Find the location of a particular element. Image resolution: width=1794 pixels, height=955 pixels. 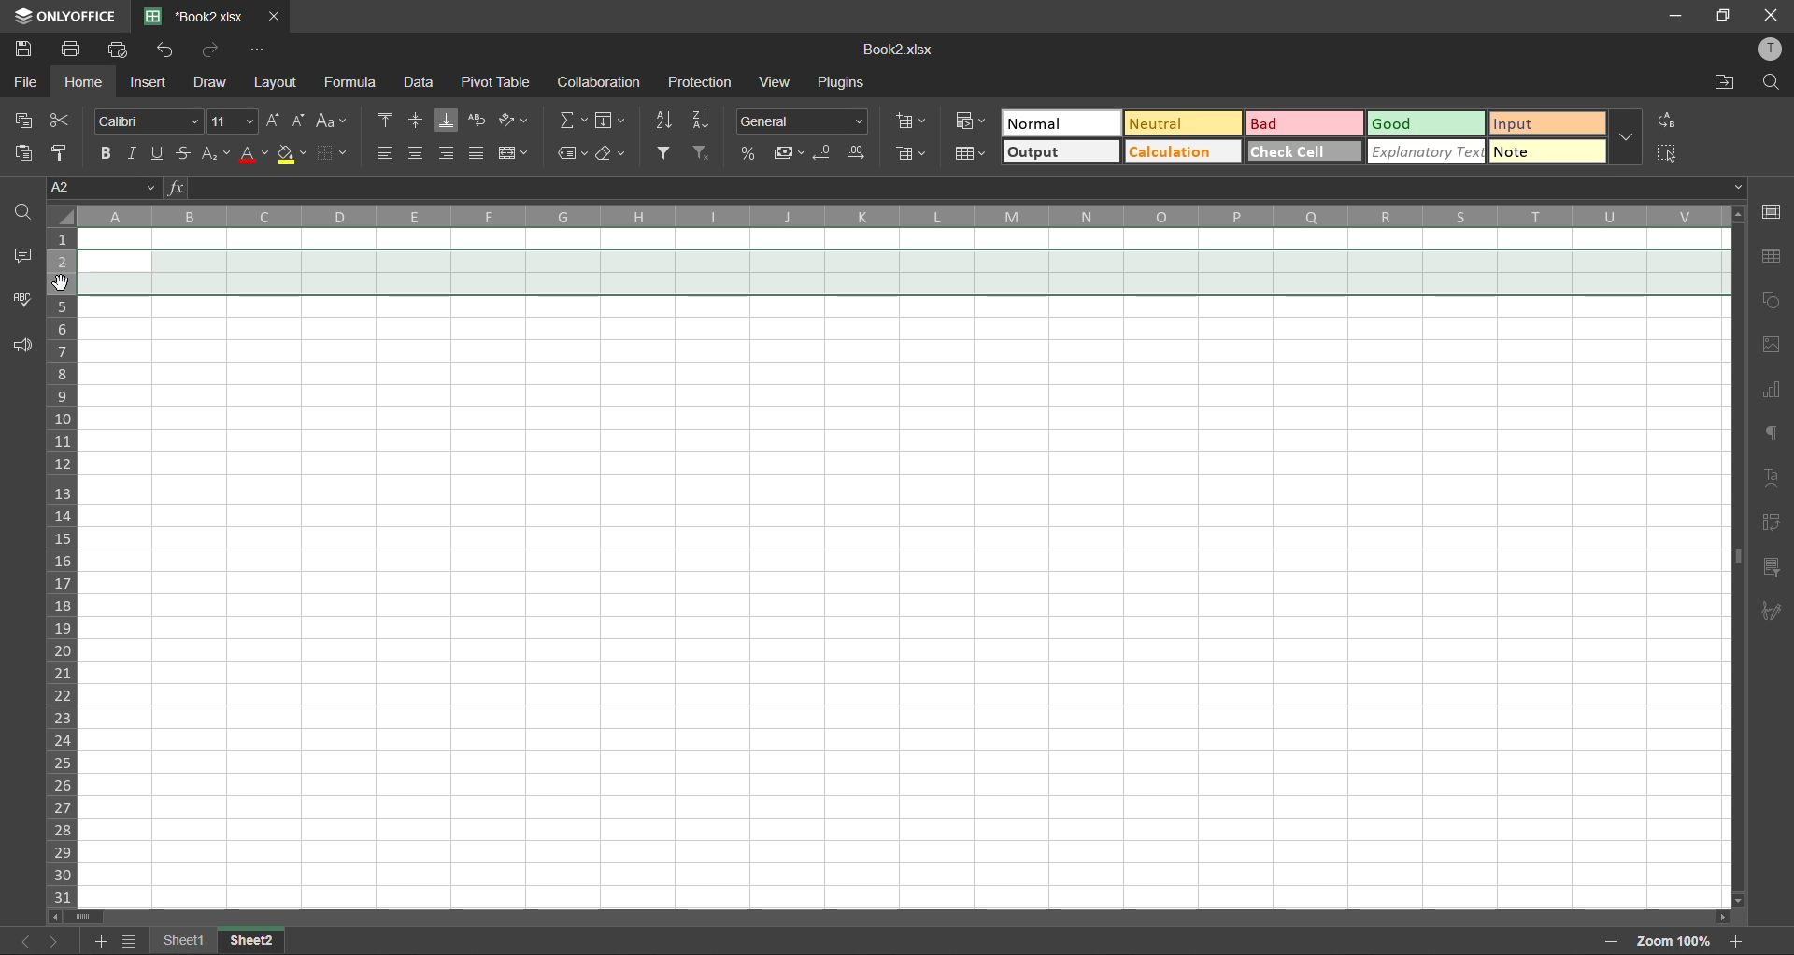

next is located at coordinates (54, 943).